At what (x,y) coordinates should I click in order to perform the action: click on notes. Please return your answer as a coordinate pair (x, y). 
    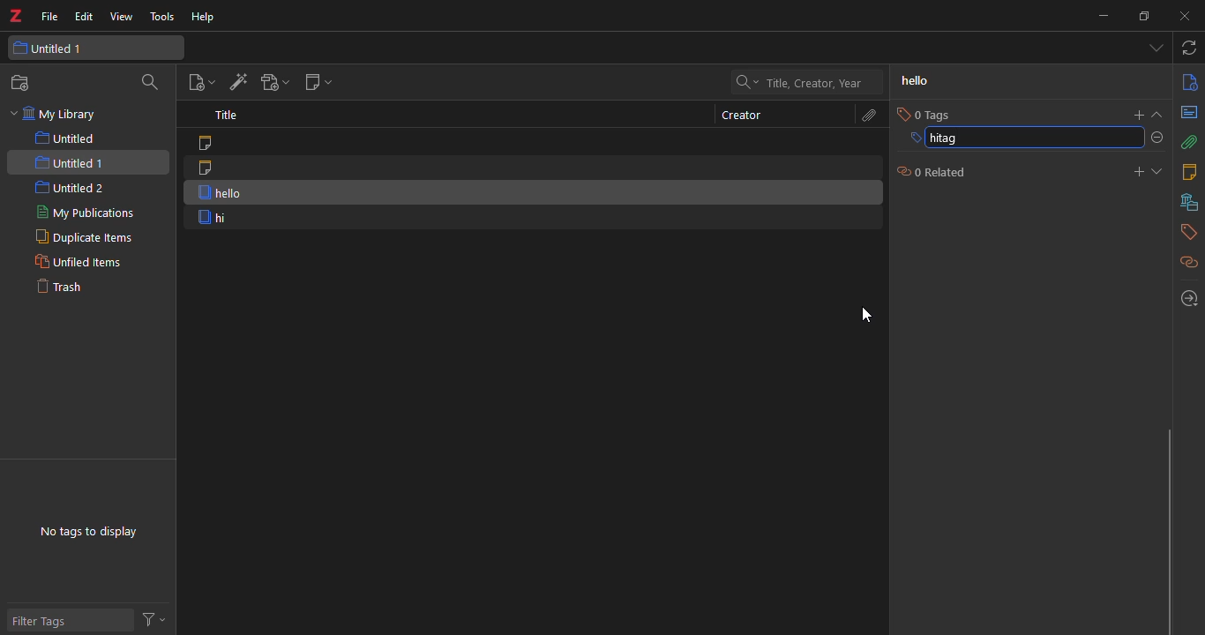
    Looking at the image, I should click on (1187, 172).